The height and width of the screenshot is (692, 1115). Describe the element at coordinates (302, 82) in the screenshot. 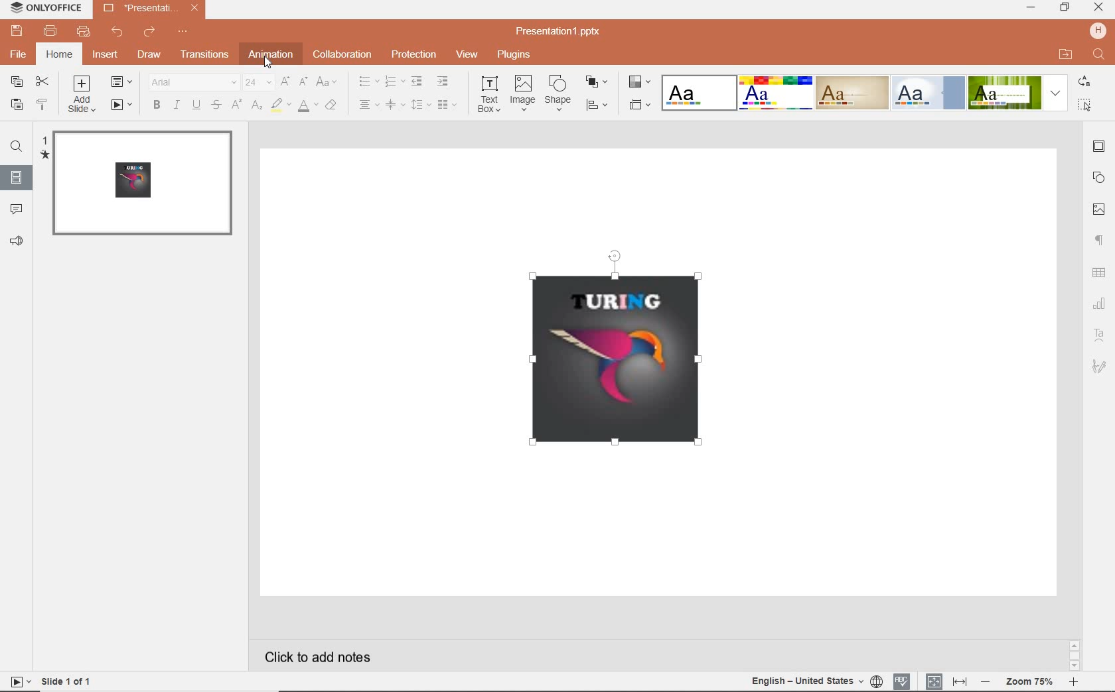

I see `decrement font size` at that location.